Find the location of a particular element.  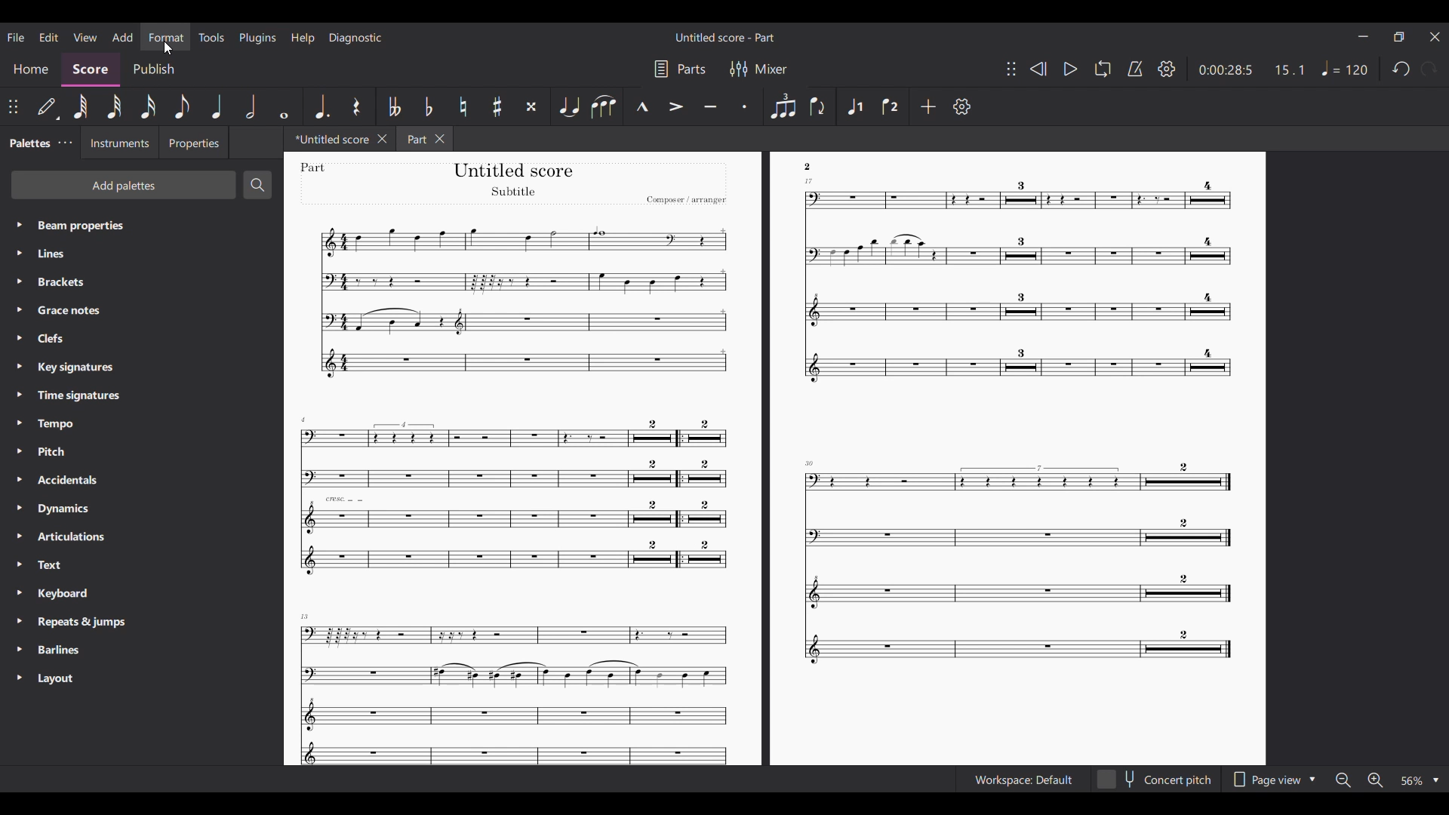

Score section is located at coordinates (91, 70).